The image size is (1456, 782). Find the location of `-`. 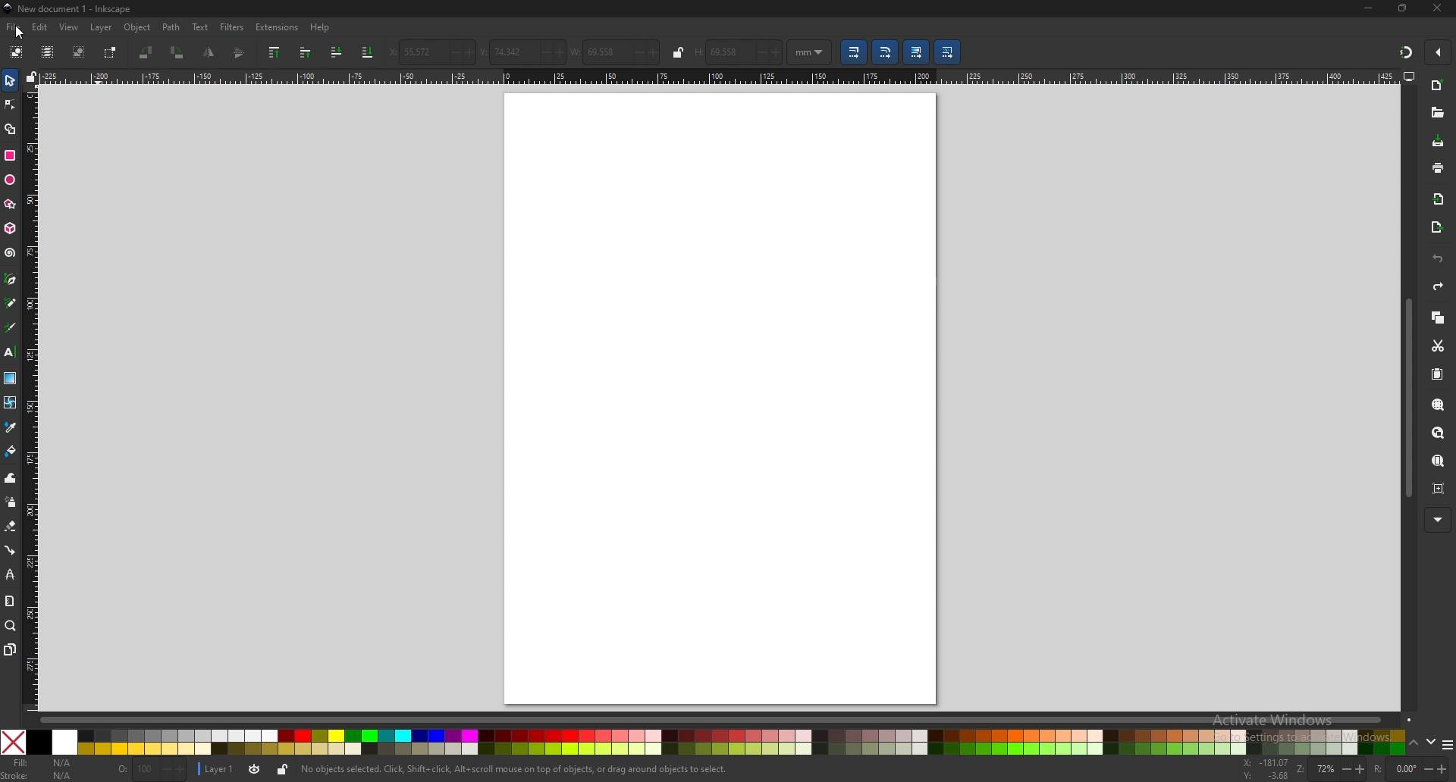

- is located at coordinates (1424, 768).